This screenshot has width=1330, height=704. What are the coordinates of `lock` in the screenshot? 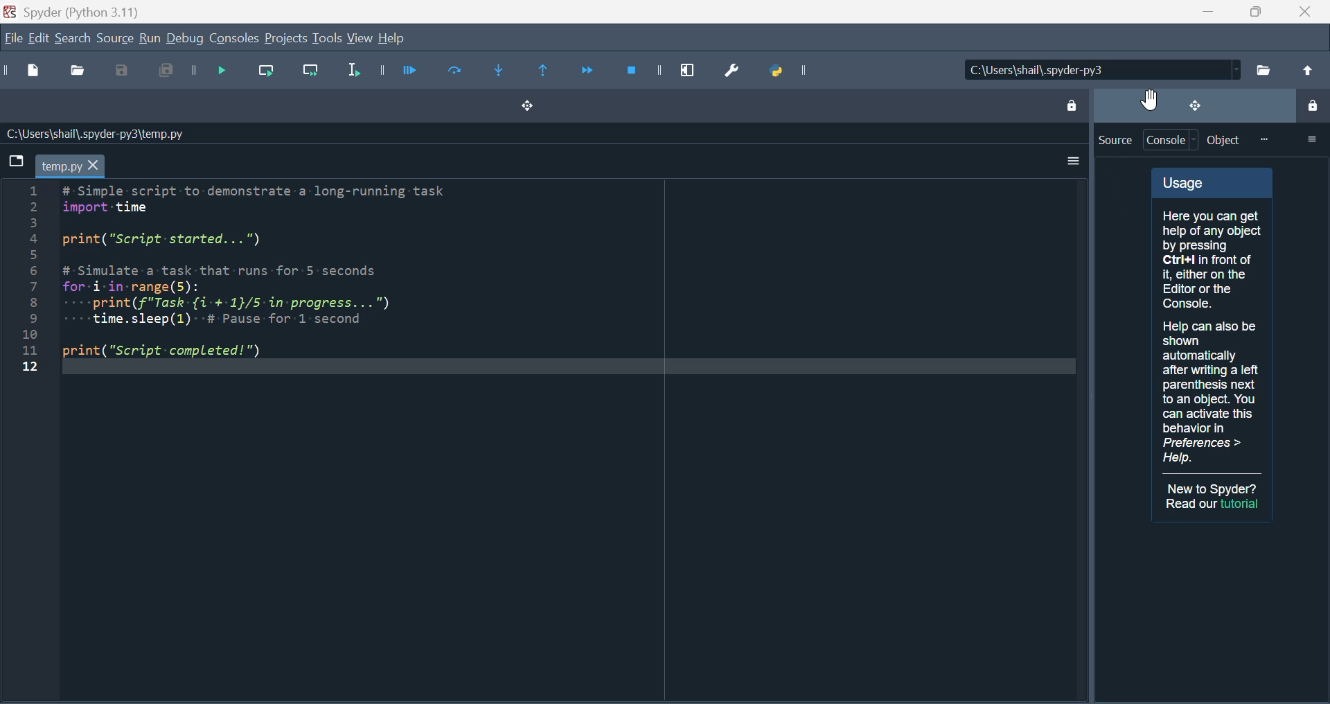 It's located at (1311, 107).